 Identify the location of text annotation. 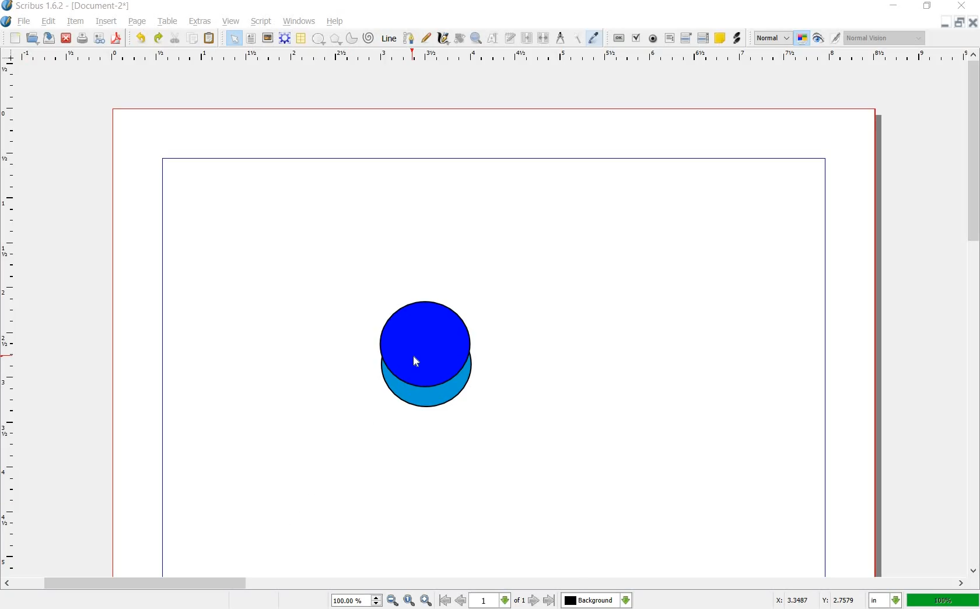
(721, 38).